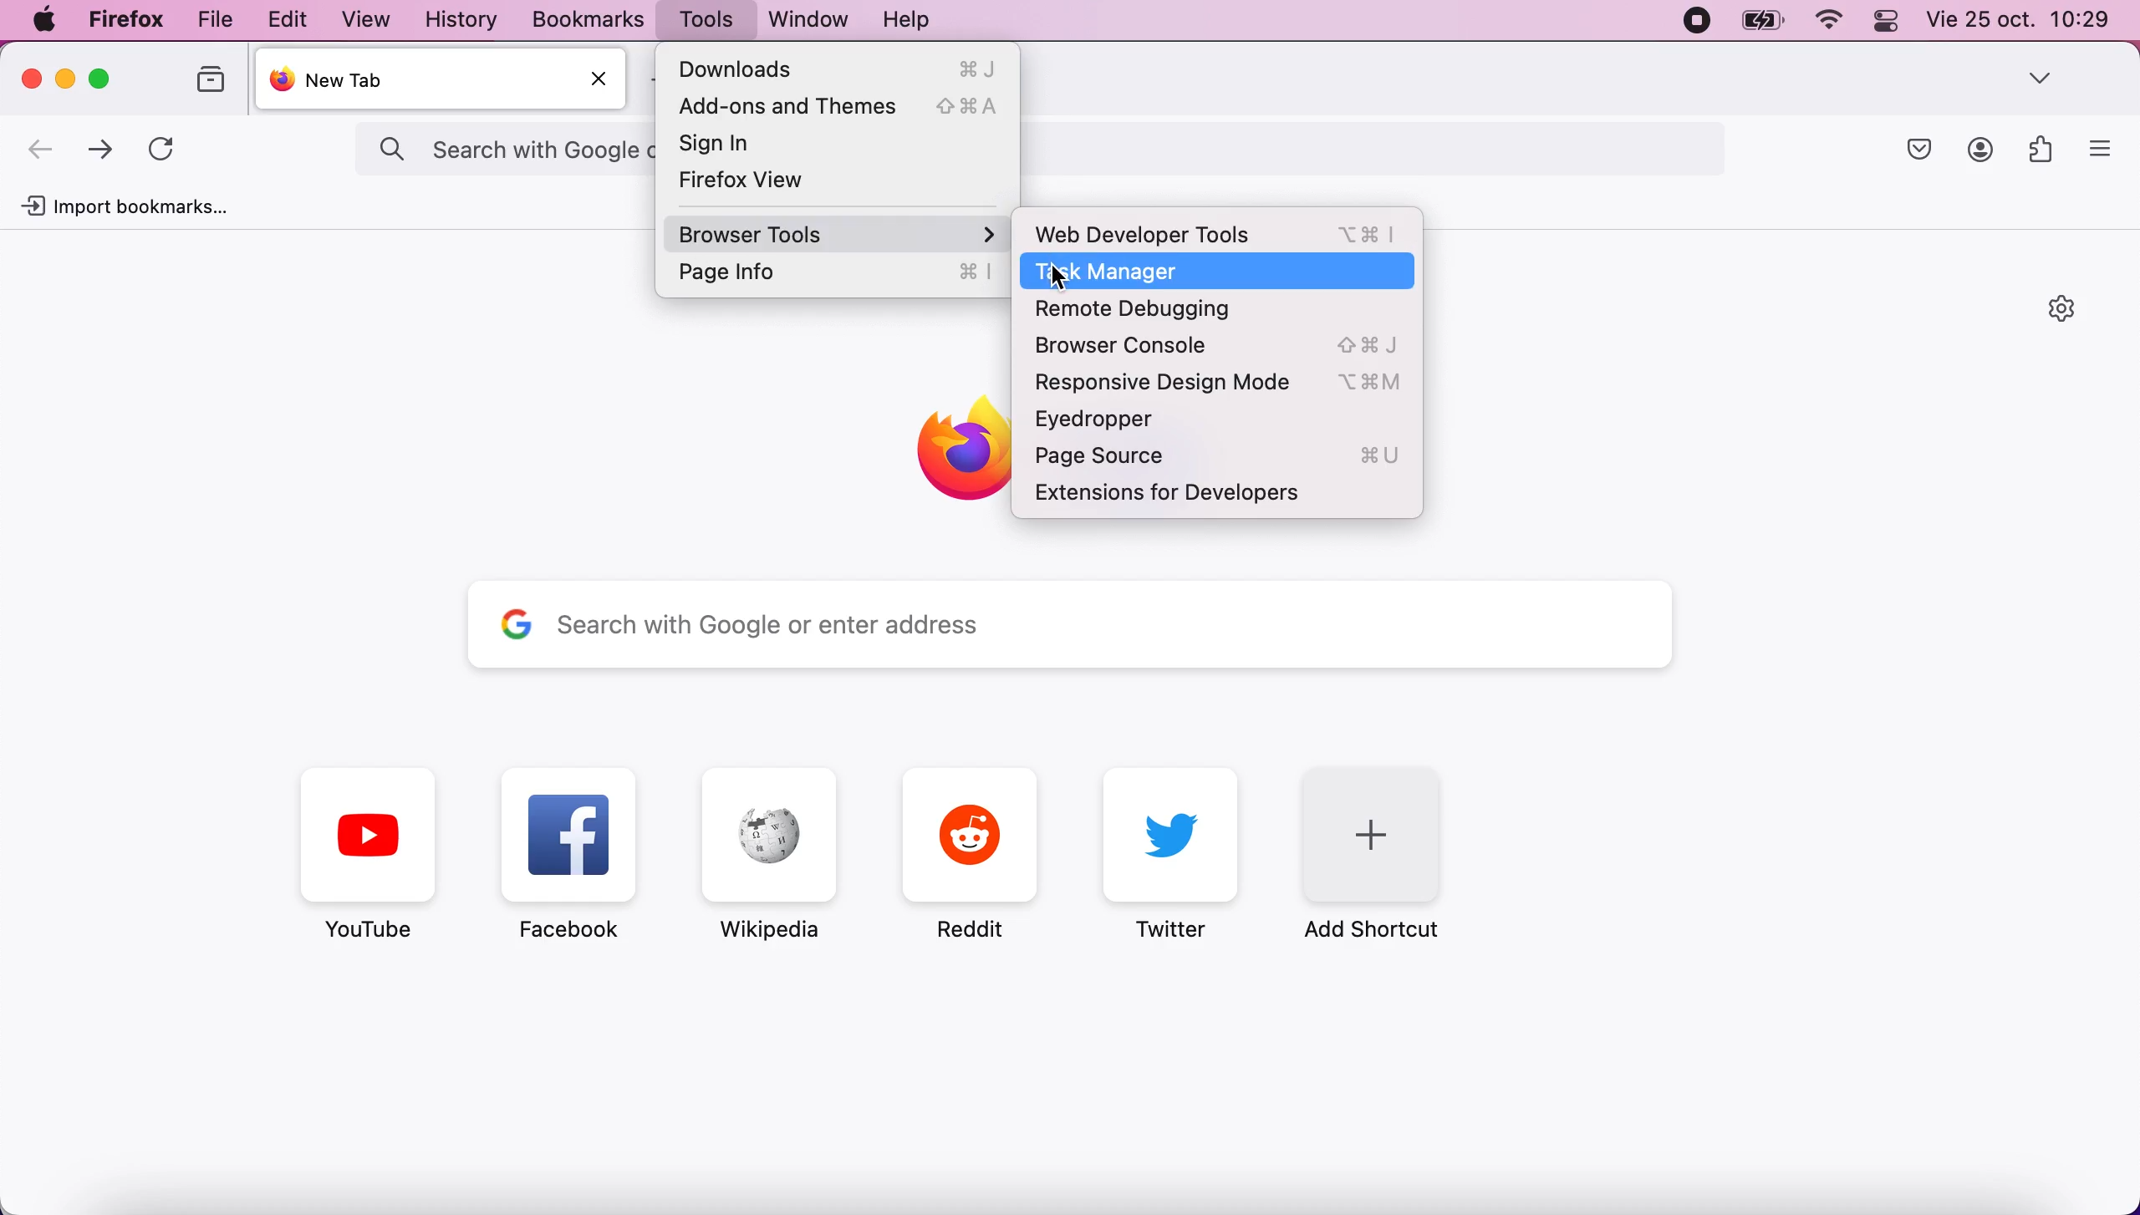 The image size is (2140, 1215). I want to click on Toggle, so click(1887, 23).